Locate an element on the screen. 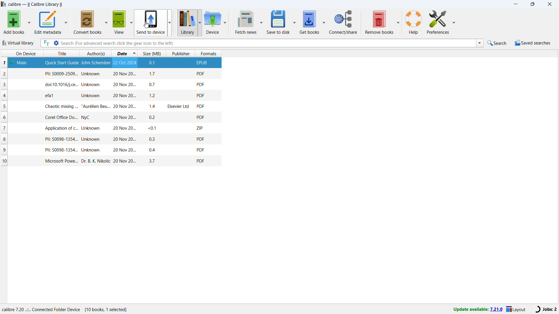  sort by size is located at coordinates (152, 53).